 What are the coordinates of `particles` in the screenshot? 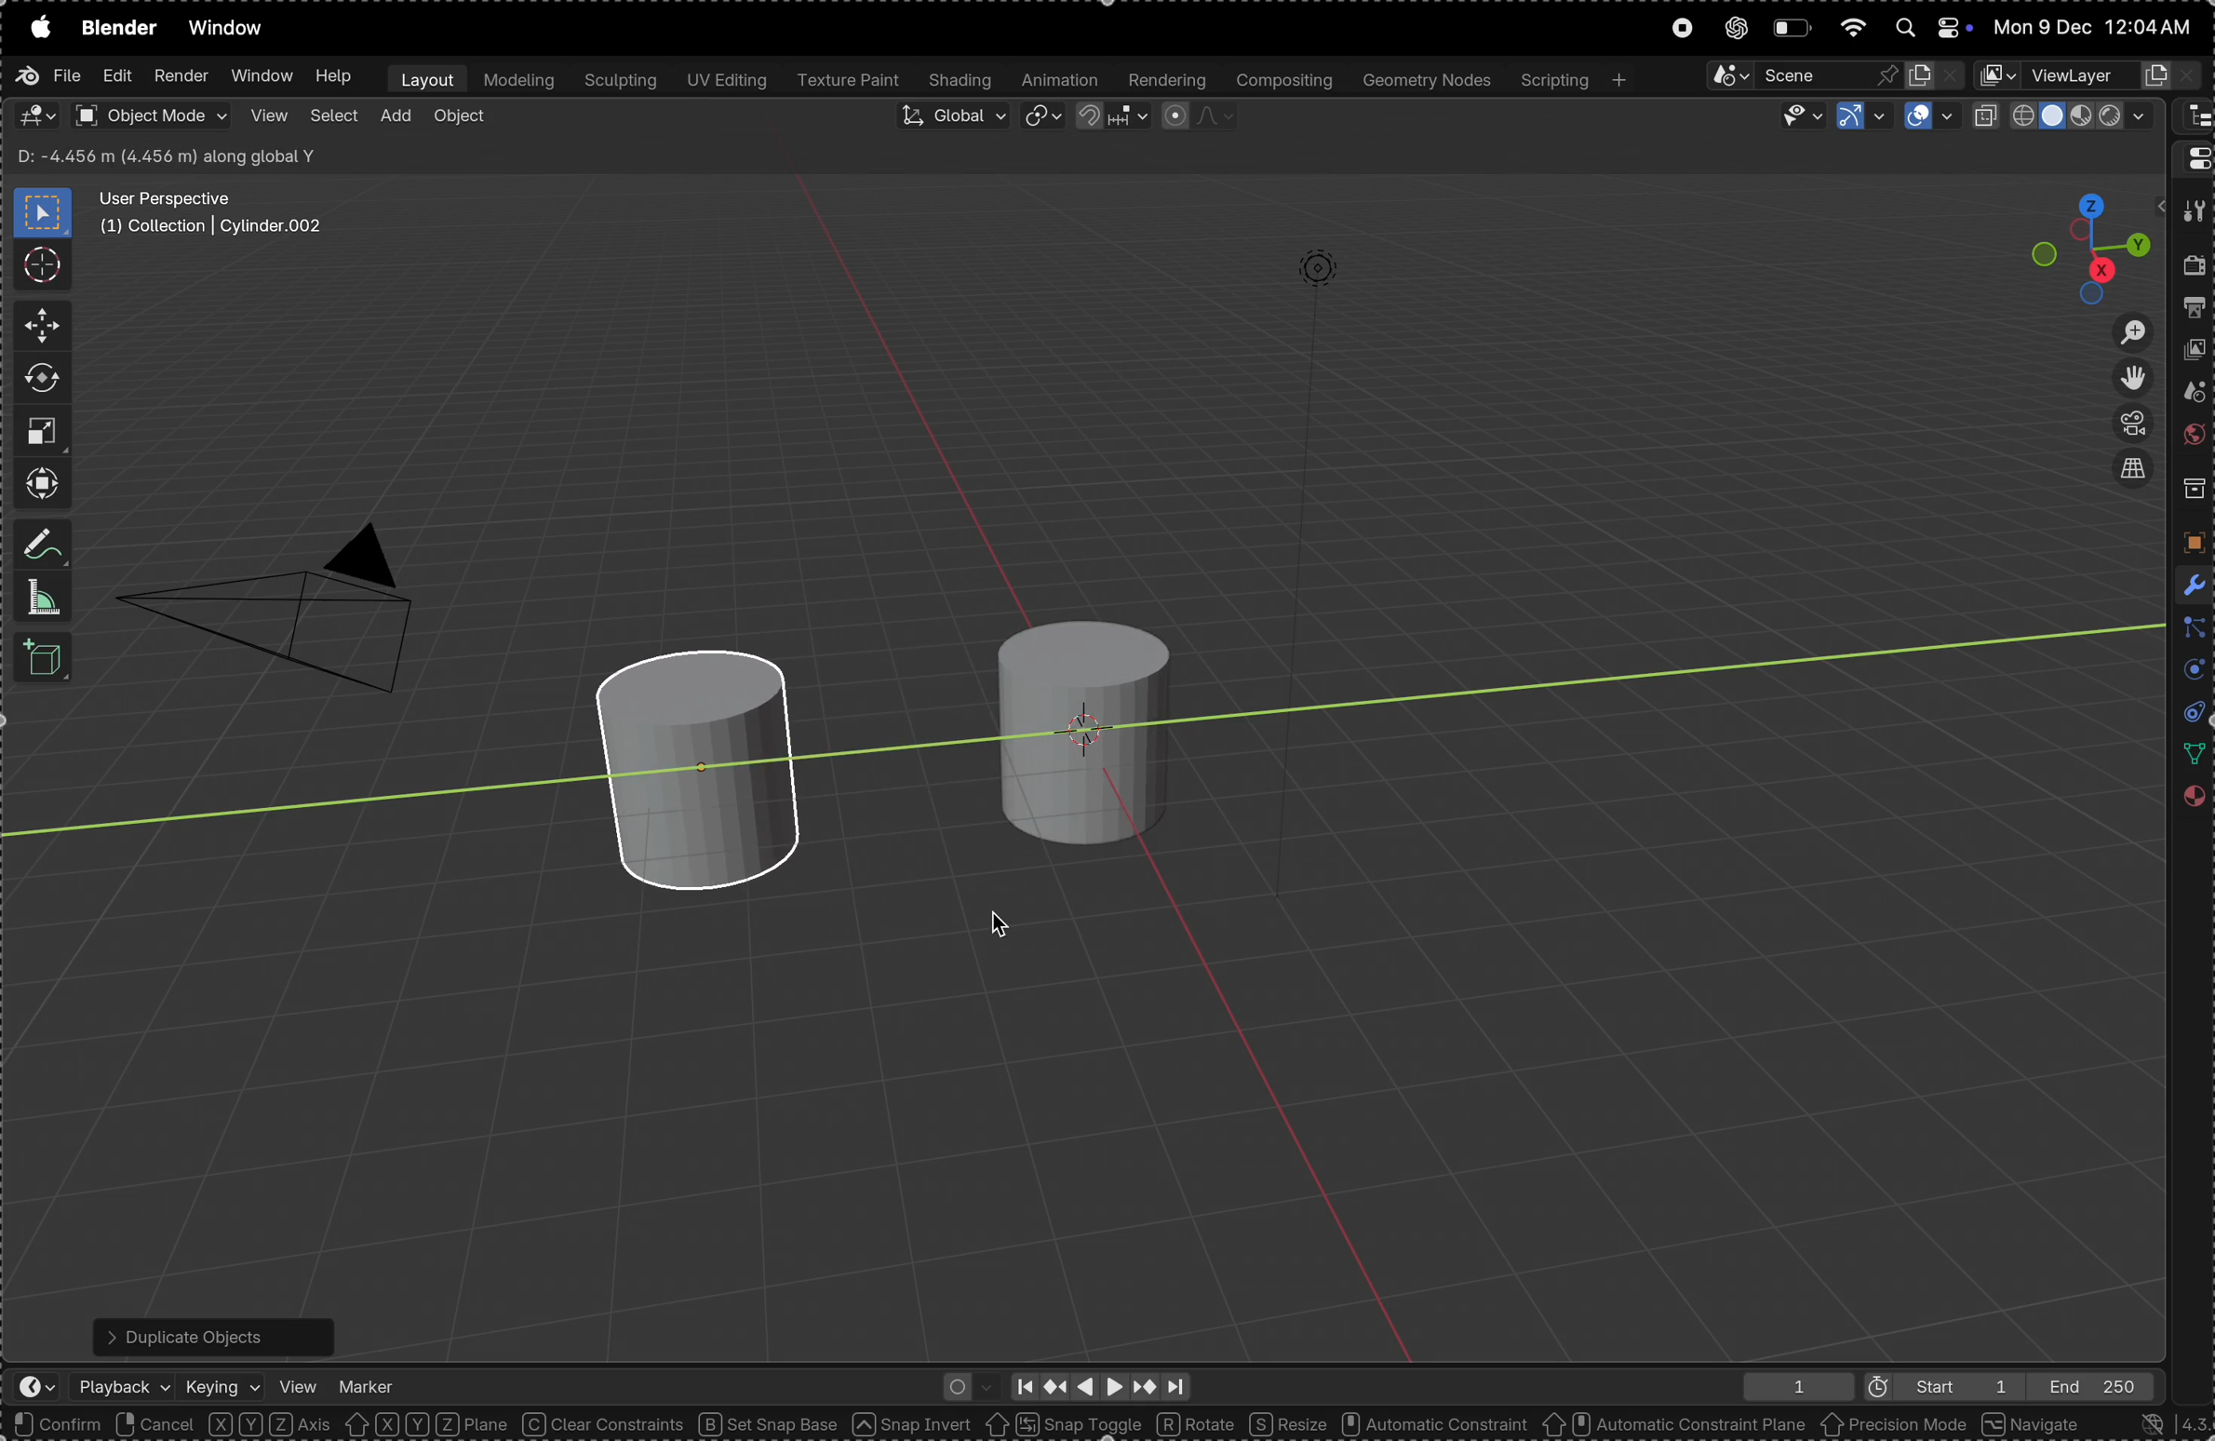 It's located at (2190, 629).